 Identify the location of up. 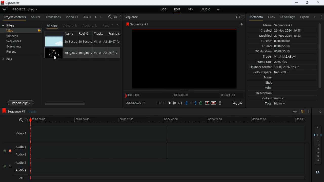
(201, 103).